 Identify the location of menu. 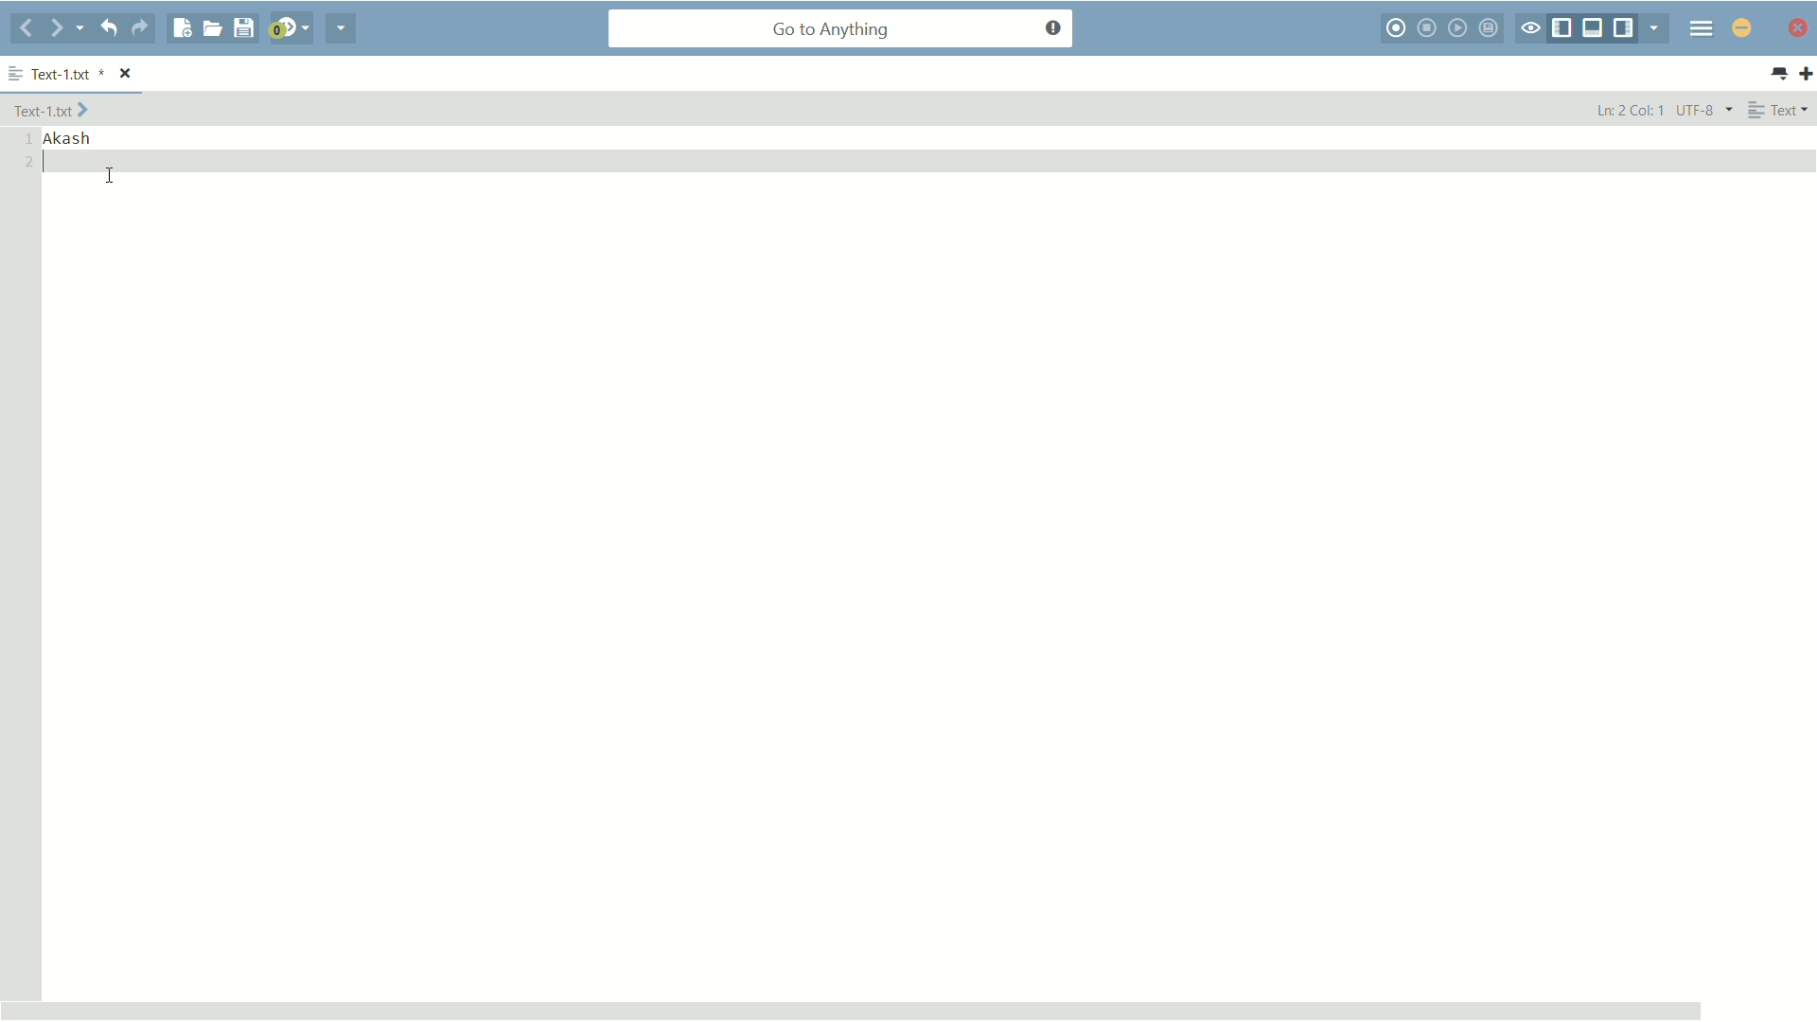
(1702, 29).